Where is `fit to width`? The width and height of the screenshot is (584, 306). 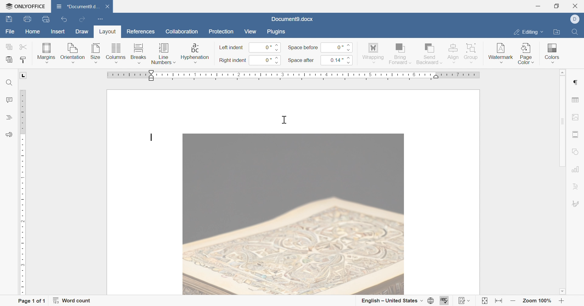 fit to width is located at coordinates (498, 302).